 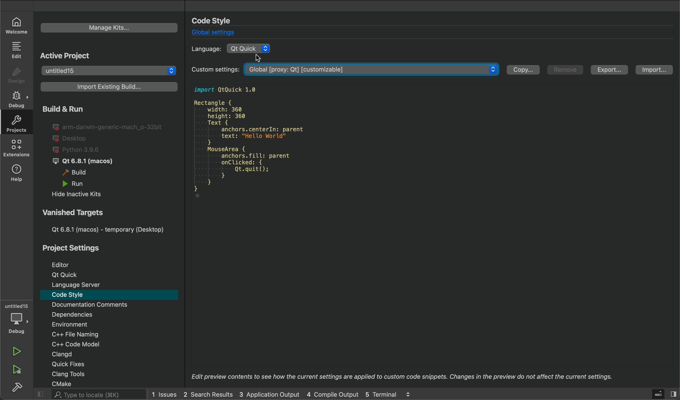 What do you see at coordinates (19, 25) in the screenshot?
I see `welcome` at bounding box center [19, 25].